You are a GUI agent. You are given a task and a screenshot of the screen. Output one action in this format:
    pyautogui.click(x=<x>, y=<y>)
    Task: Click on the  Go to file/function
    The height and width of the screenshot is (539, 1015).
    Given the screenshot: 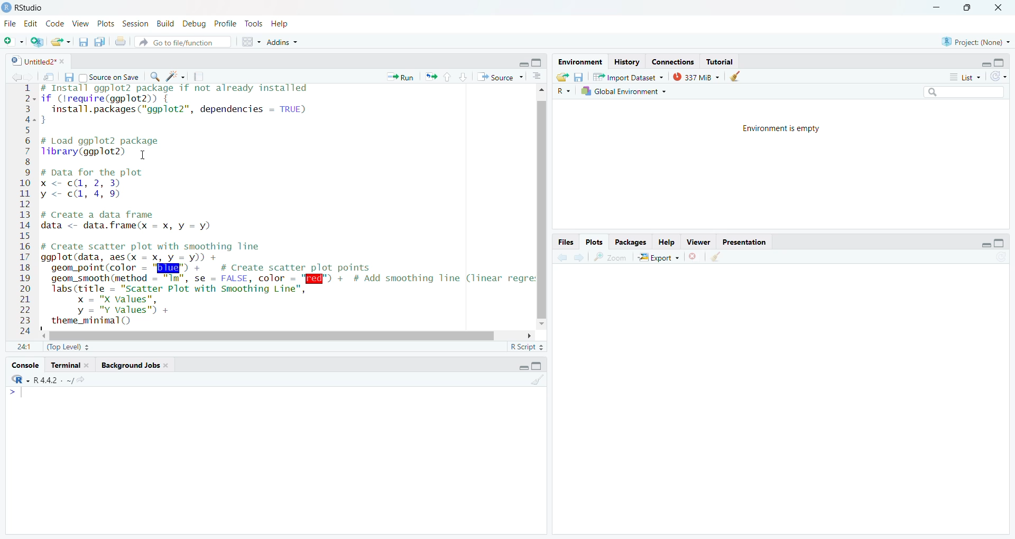 What is the action you would take?
    pyautogui.click(x=181, y=42)
    